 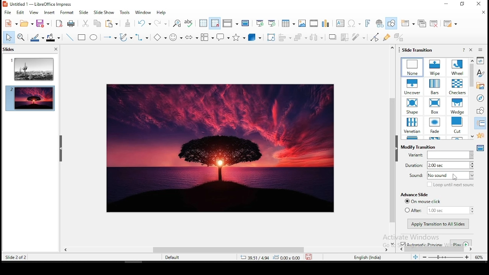 I want to click on insert, so click(x=49, y=12).